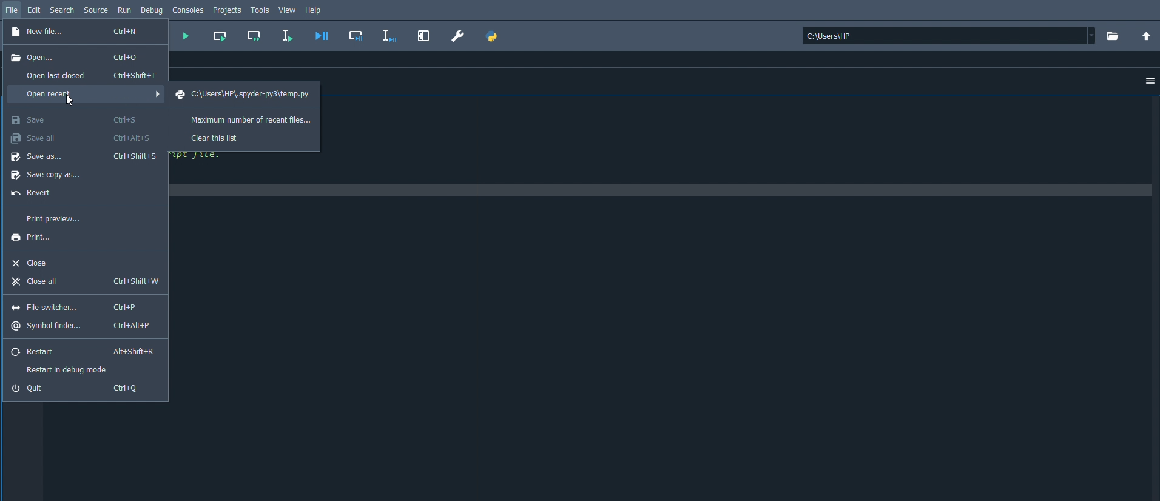 Image resolution: width=1160 pixels, height=501 pixels. What do you see at coordinates (54, 219) in the screenshot?
I see `Print preview` at bounding box center [54, 219].